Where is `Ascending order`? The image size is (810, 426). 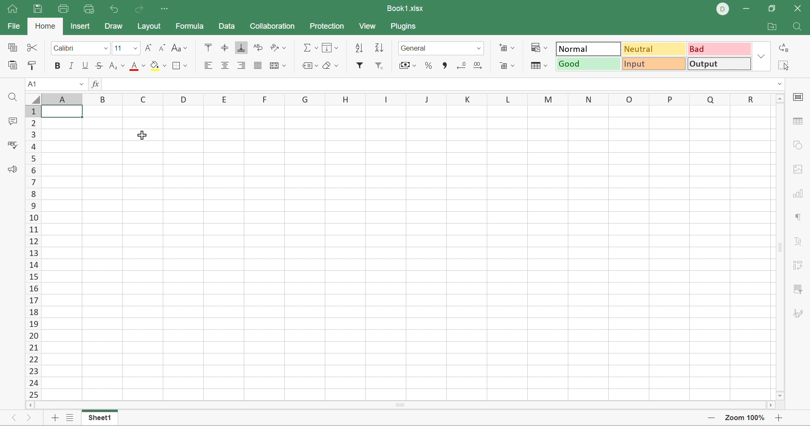
Ascending order is located at coordinates (359, 48).